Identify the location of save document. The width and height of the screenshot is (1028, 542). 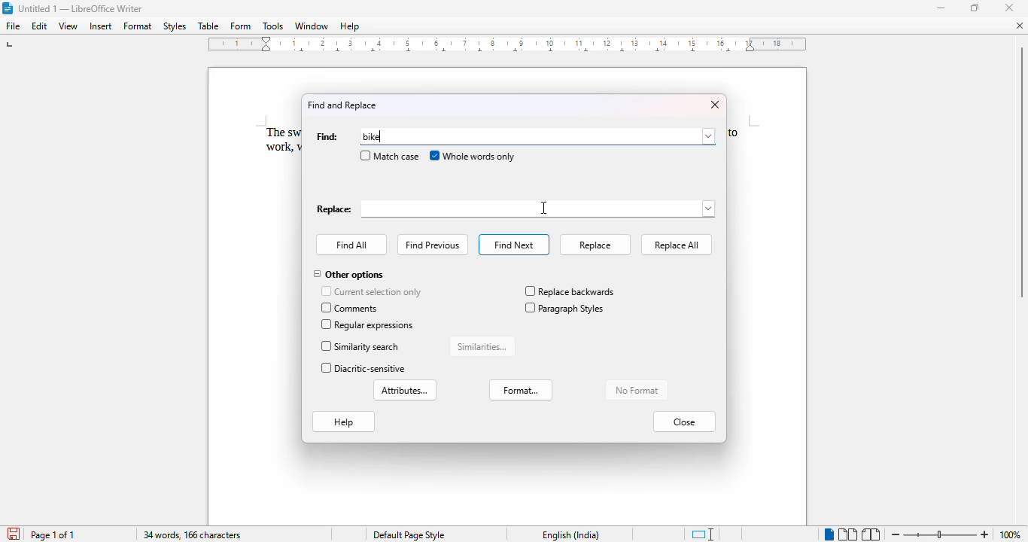
(12, 534).